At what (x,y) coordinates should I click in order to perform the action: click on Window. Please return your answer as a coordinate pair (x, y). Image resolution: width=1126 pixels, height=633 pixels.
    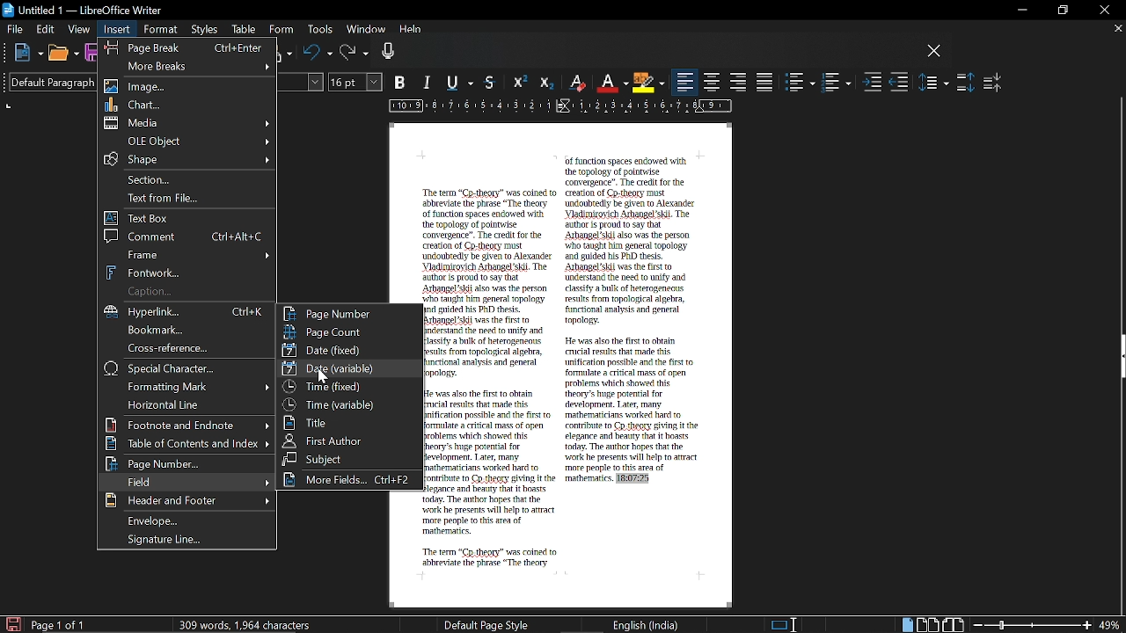
    Looking at the image, I should click on (364, 31).